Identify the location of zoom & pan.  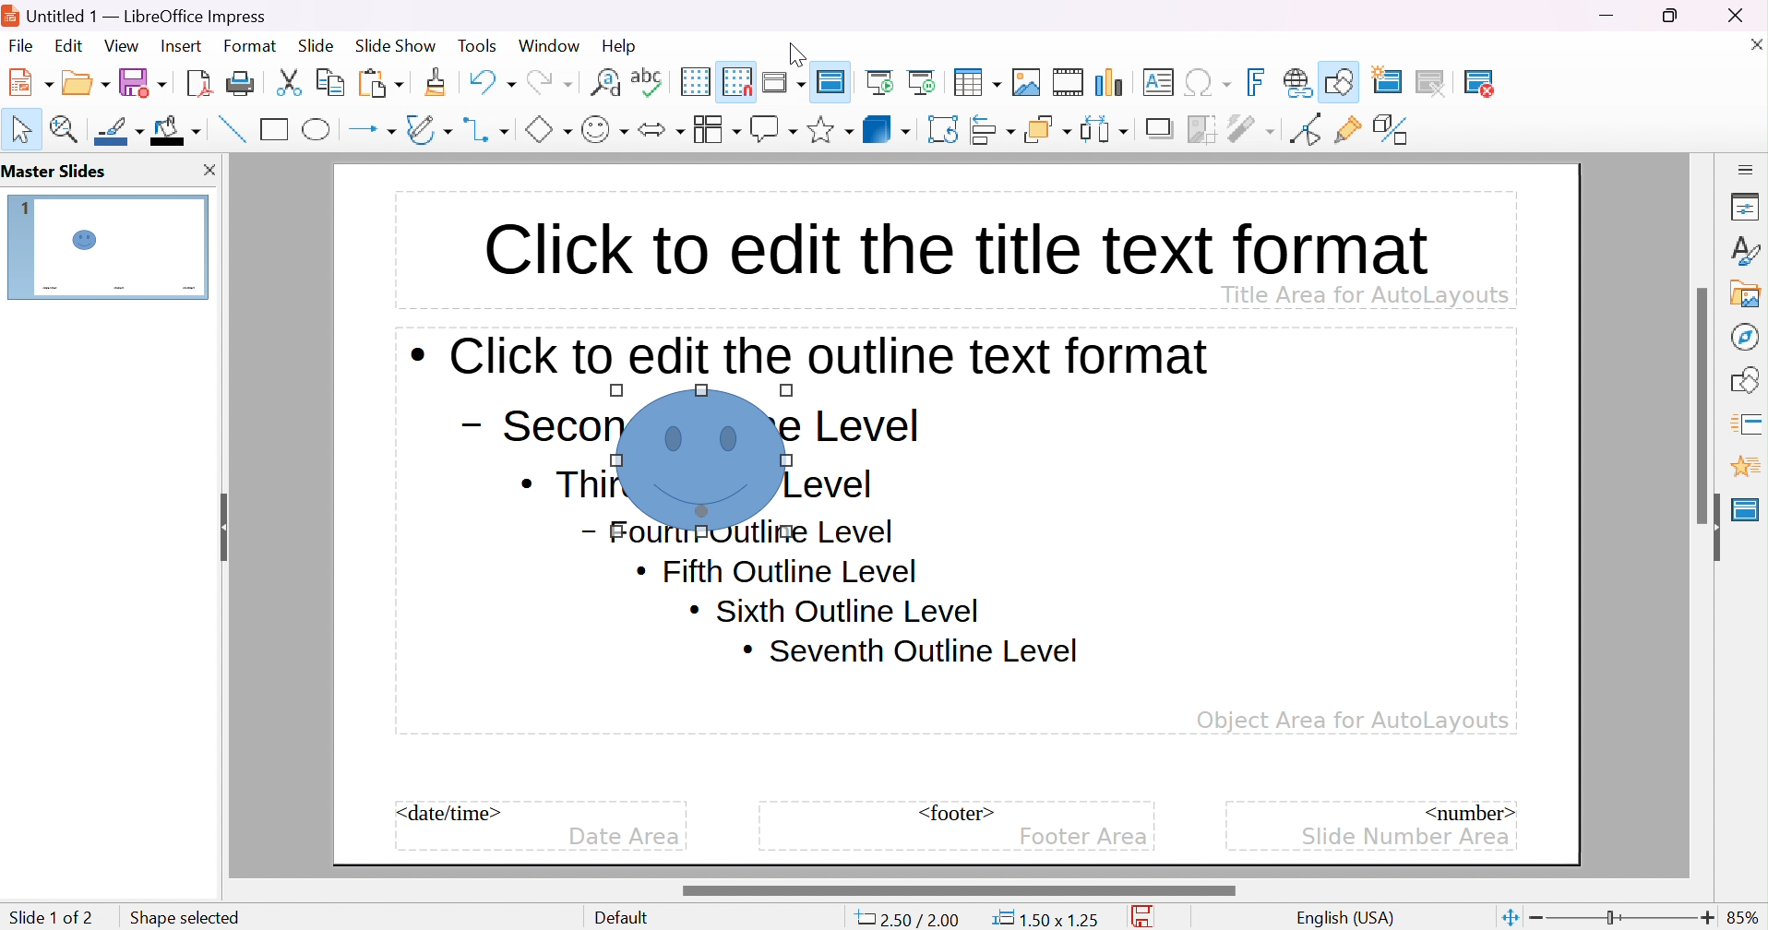
(67, 128).